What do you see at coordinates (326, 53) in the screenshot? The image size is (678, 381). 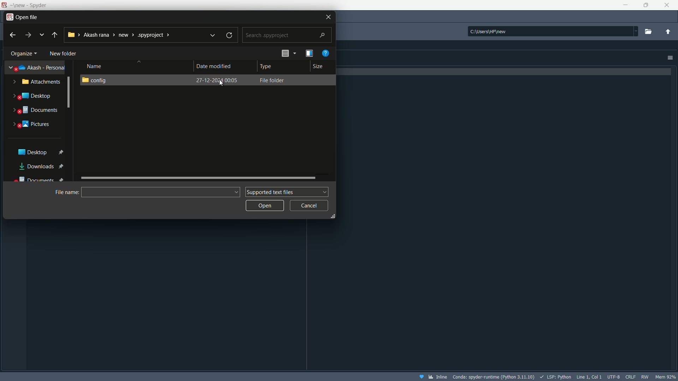 I see `get help` at bounding box center [326, 53].